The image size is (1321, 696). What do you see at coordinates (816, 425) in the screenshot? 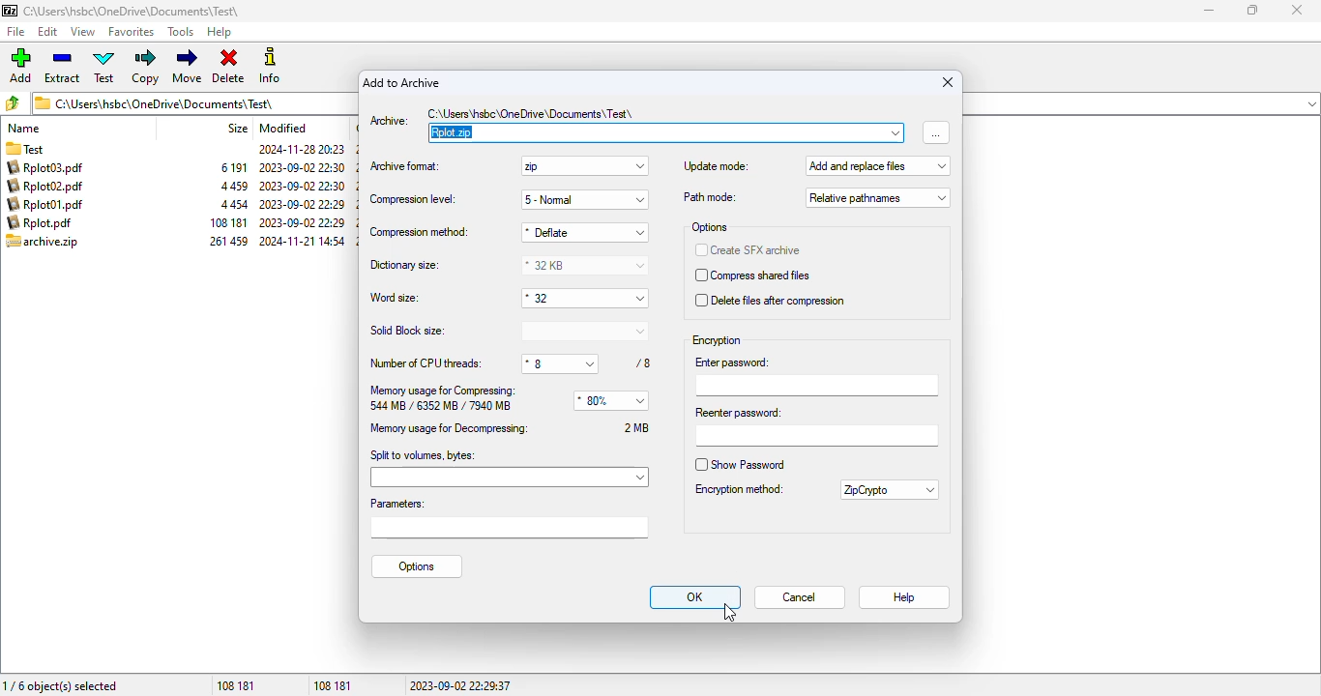
I see `reenter password: ` at bounding box center [816, 425].